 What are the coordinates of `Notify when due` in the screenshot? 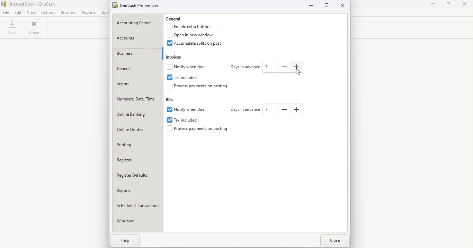 It's located at (188, 67).